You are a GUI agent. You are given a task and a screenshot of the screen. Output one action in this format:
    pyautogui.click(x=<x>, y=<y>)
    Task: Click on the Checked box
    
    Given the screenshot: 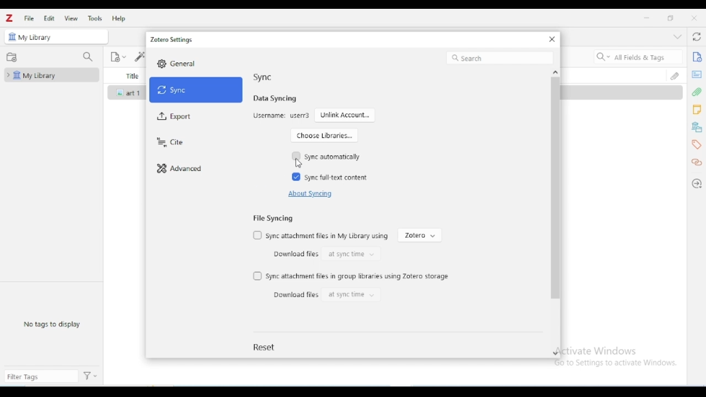 What is the action you would take?
    pyautogui.click(x=296, y=176)
    